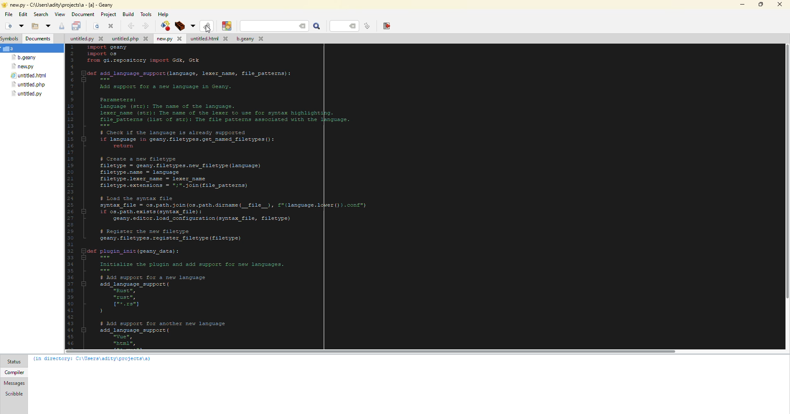 Image resolution: width=790 pixels, height=414 pixels. I want to click on document, so click(39, 40).